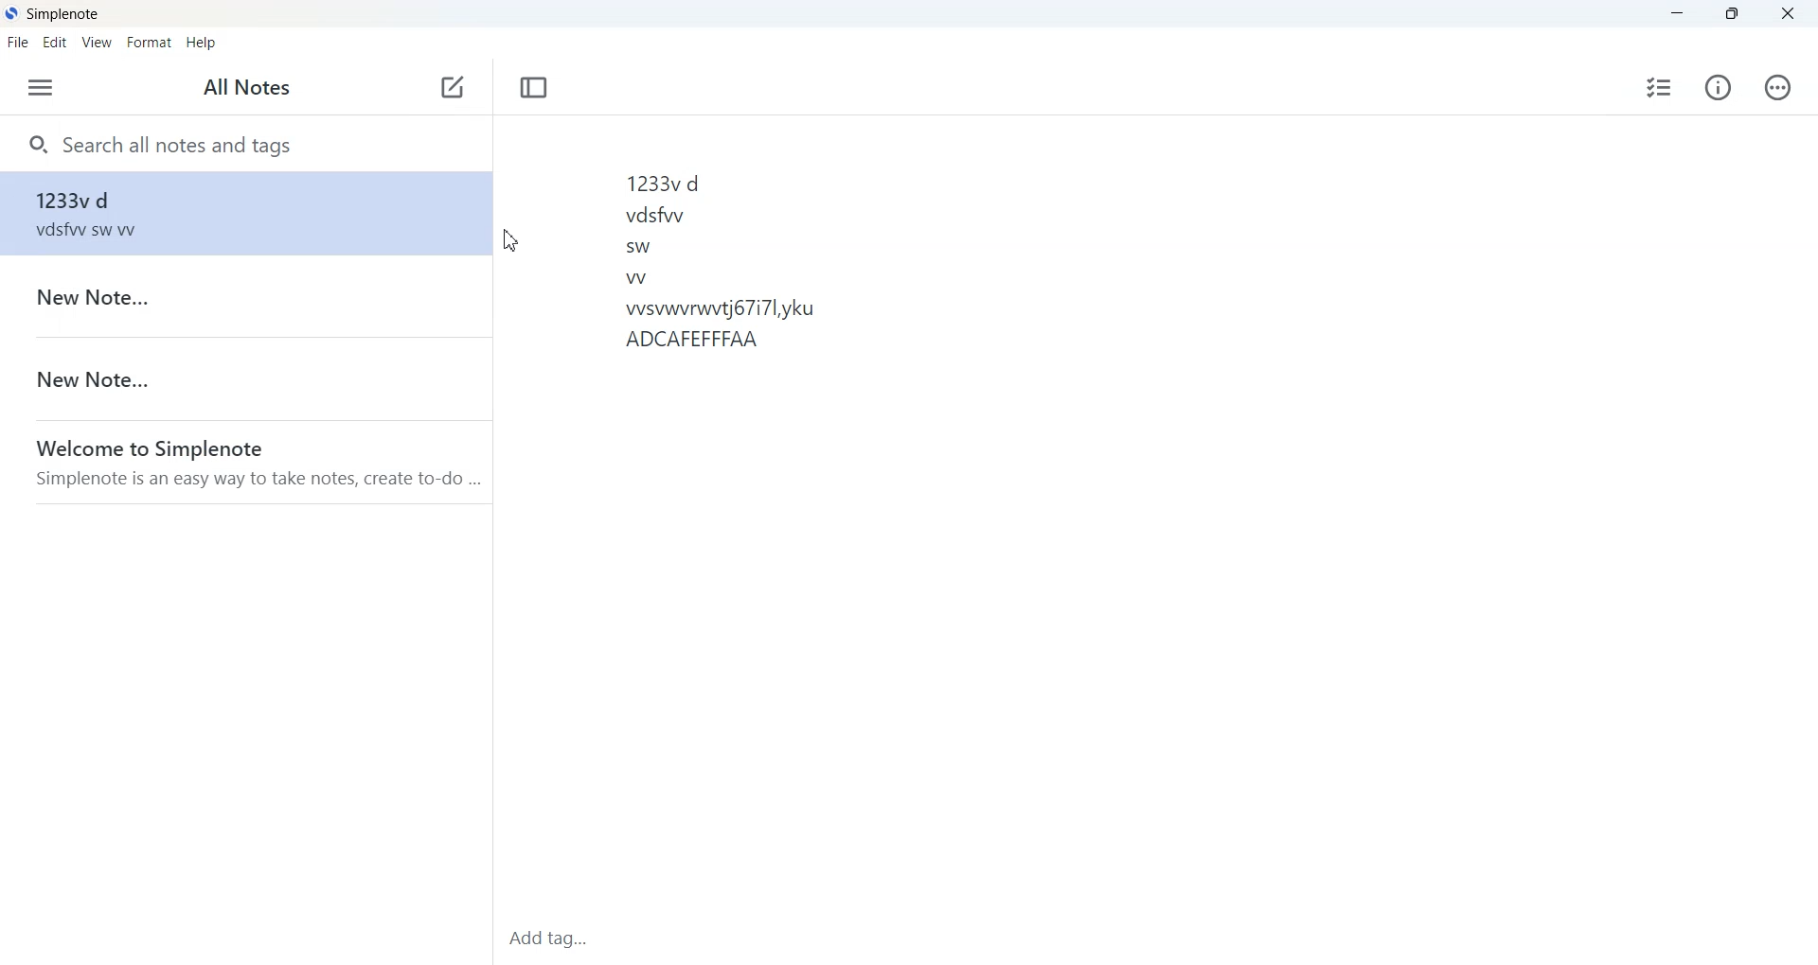  I want to click on Close, so click(1786, 14).